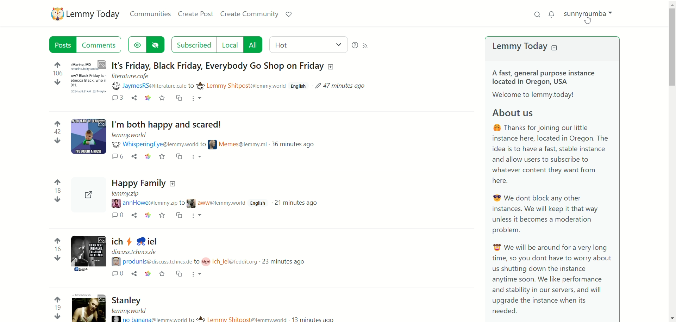 This screenshot has height=322, width=676. I want to click on comment, so click(100, 45).